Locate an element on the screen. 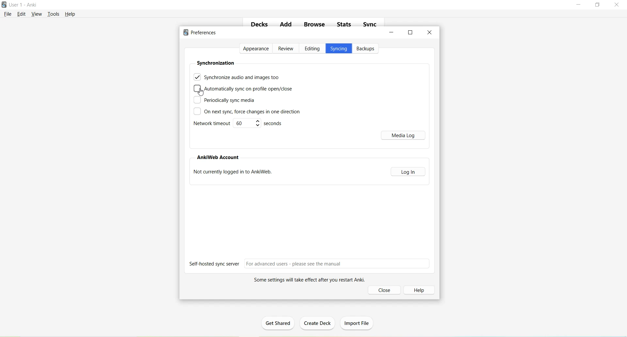 Image resolution: width=627 pixels, height=337 pixels. Add is located at coordinates (285, 25).